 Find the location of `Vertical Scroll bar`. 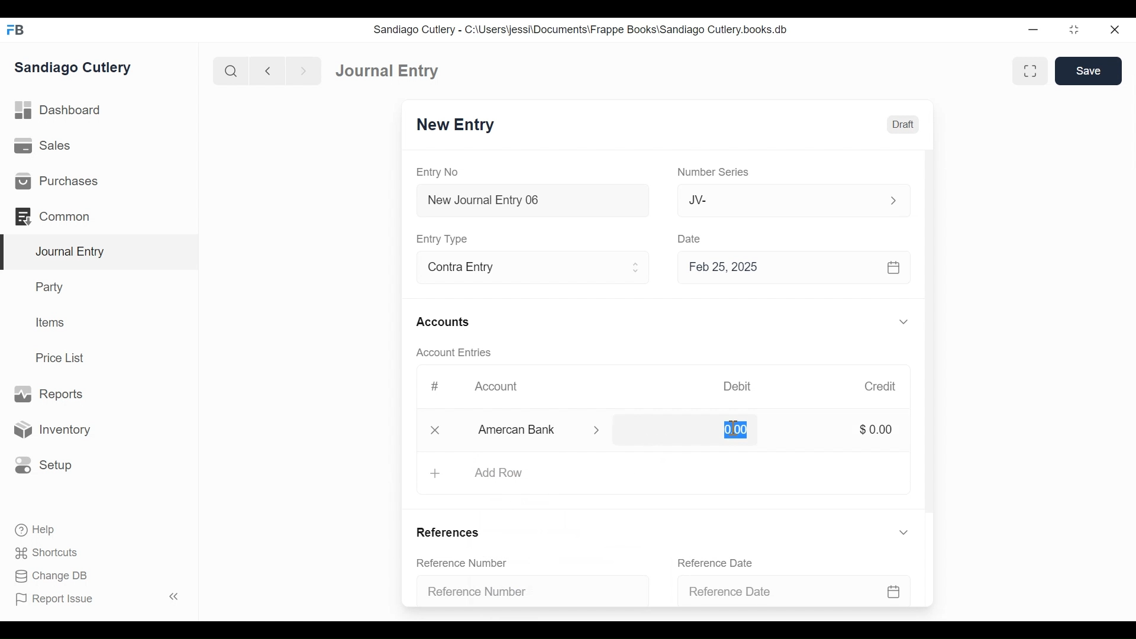

Vertical Scroll bar is located at coordinates (931, 336).